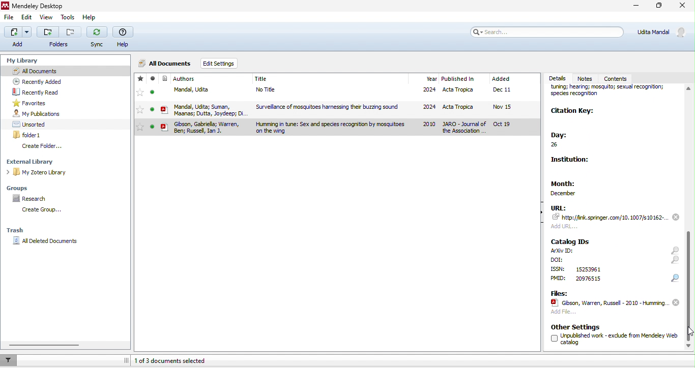 The height and width of the screenshot is (368, 695). Describe the element at coordinates (262, 79) in the screenshot. I see `journal title` at that location.